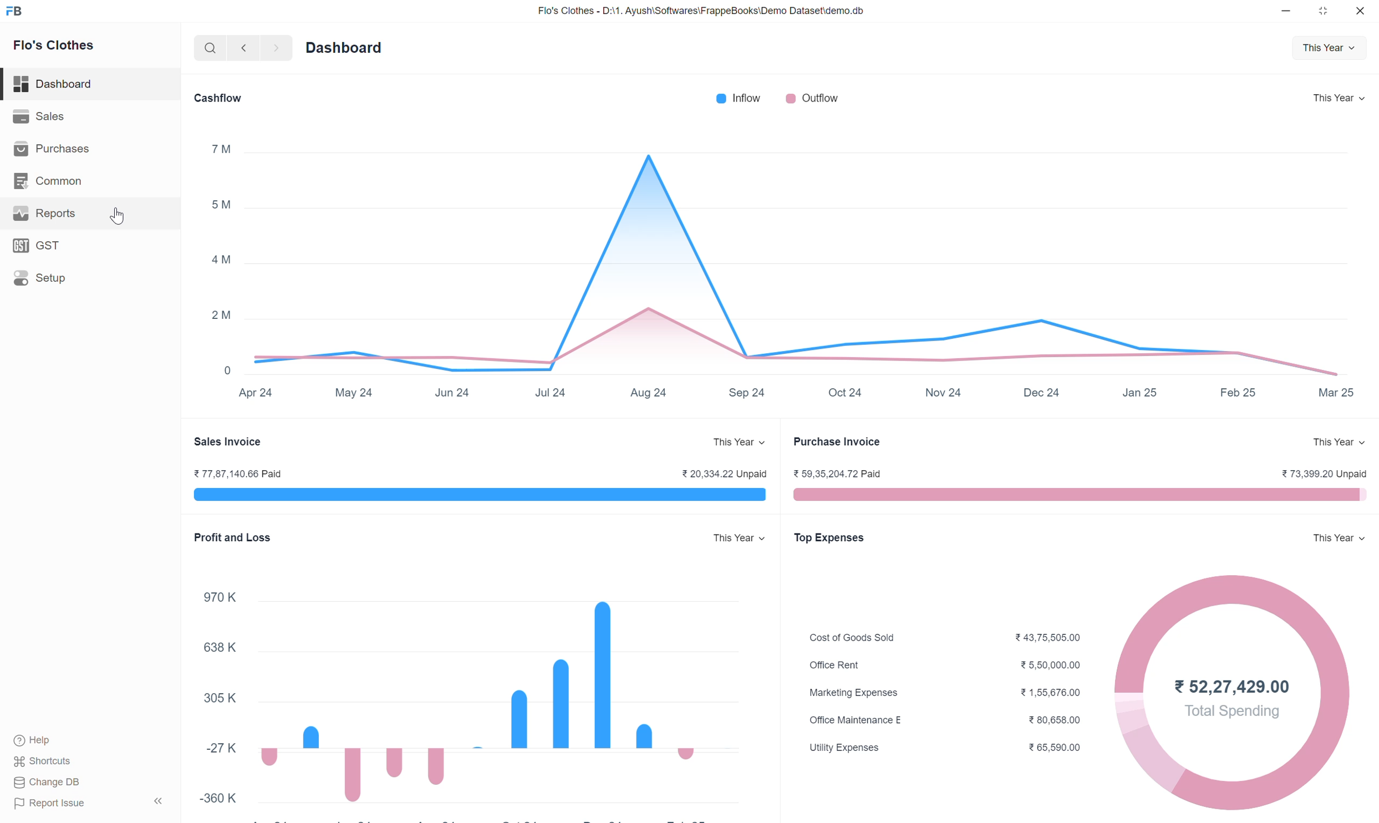  I want to click on Apr 24, so click(260, 396).